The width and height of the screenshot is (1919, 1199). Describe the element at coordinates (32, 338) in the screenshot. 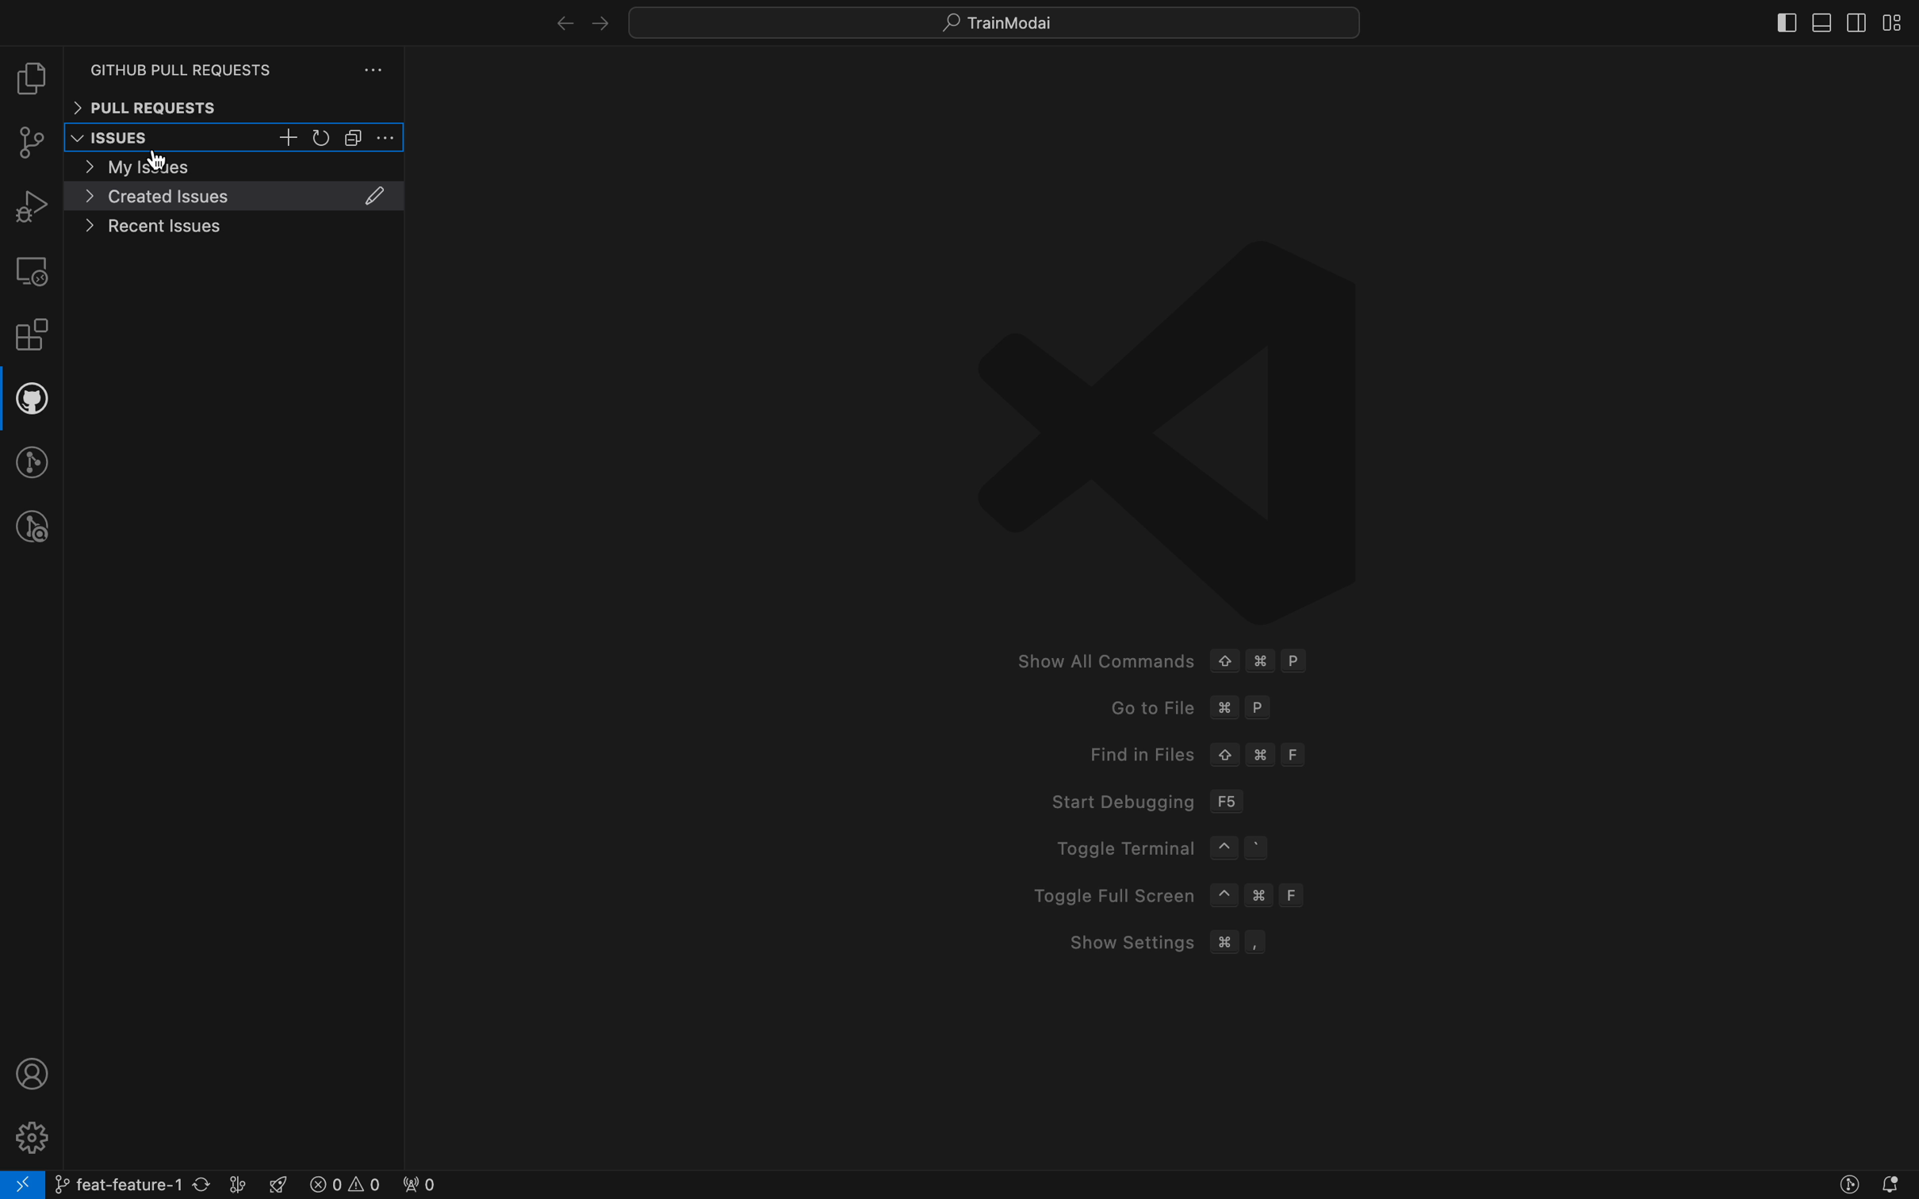

I see `Extensions` at that location.